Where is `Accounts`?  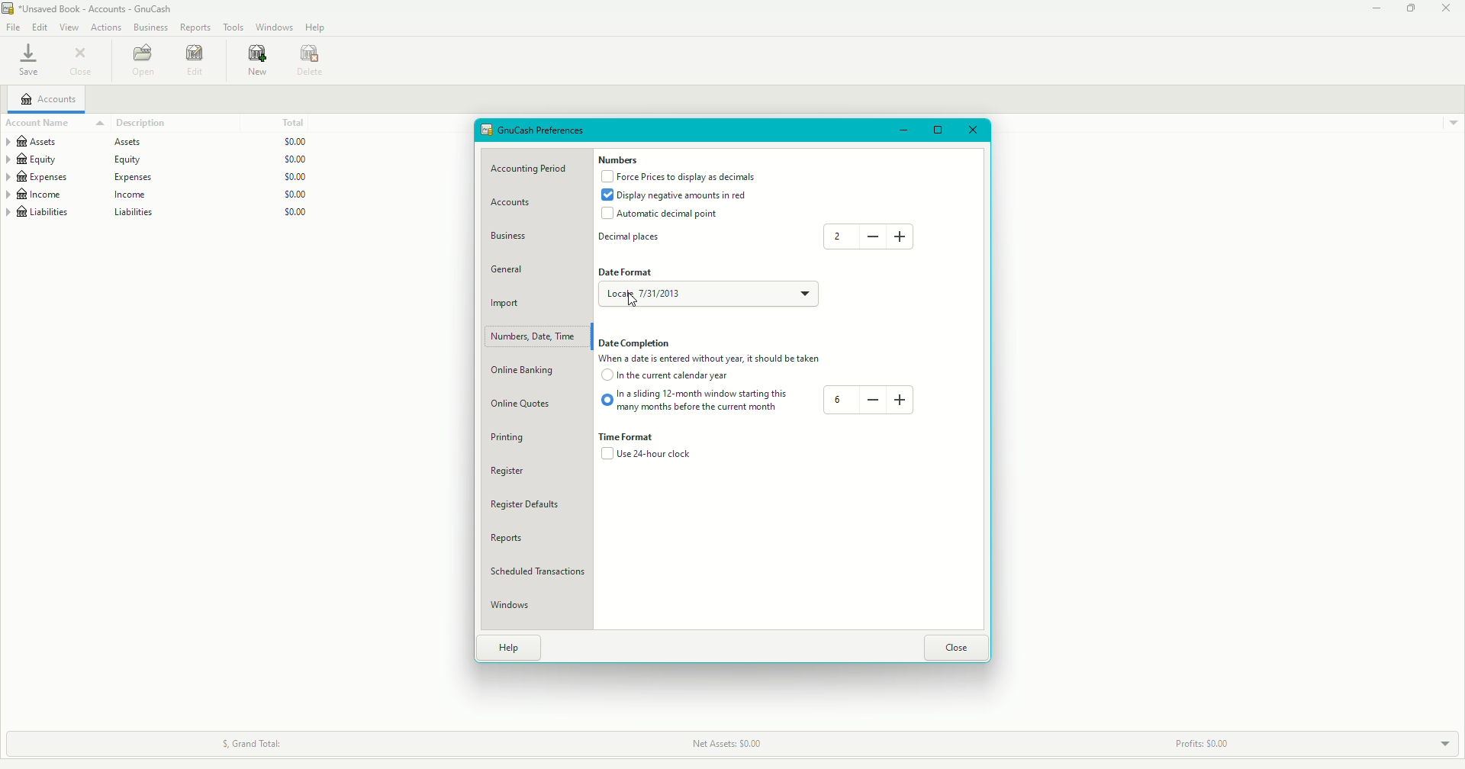
Accounts is located at coordinates (515, 204).